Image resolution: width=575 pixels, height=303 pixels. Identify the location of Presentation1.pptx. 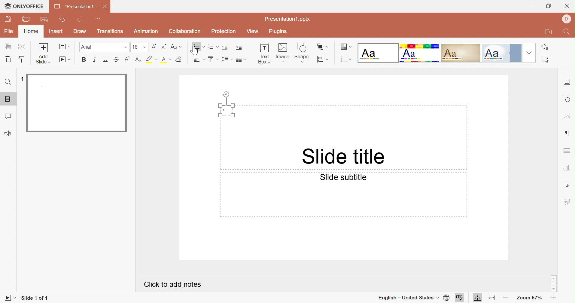
(290, 19).